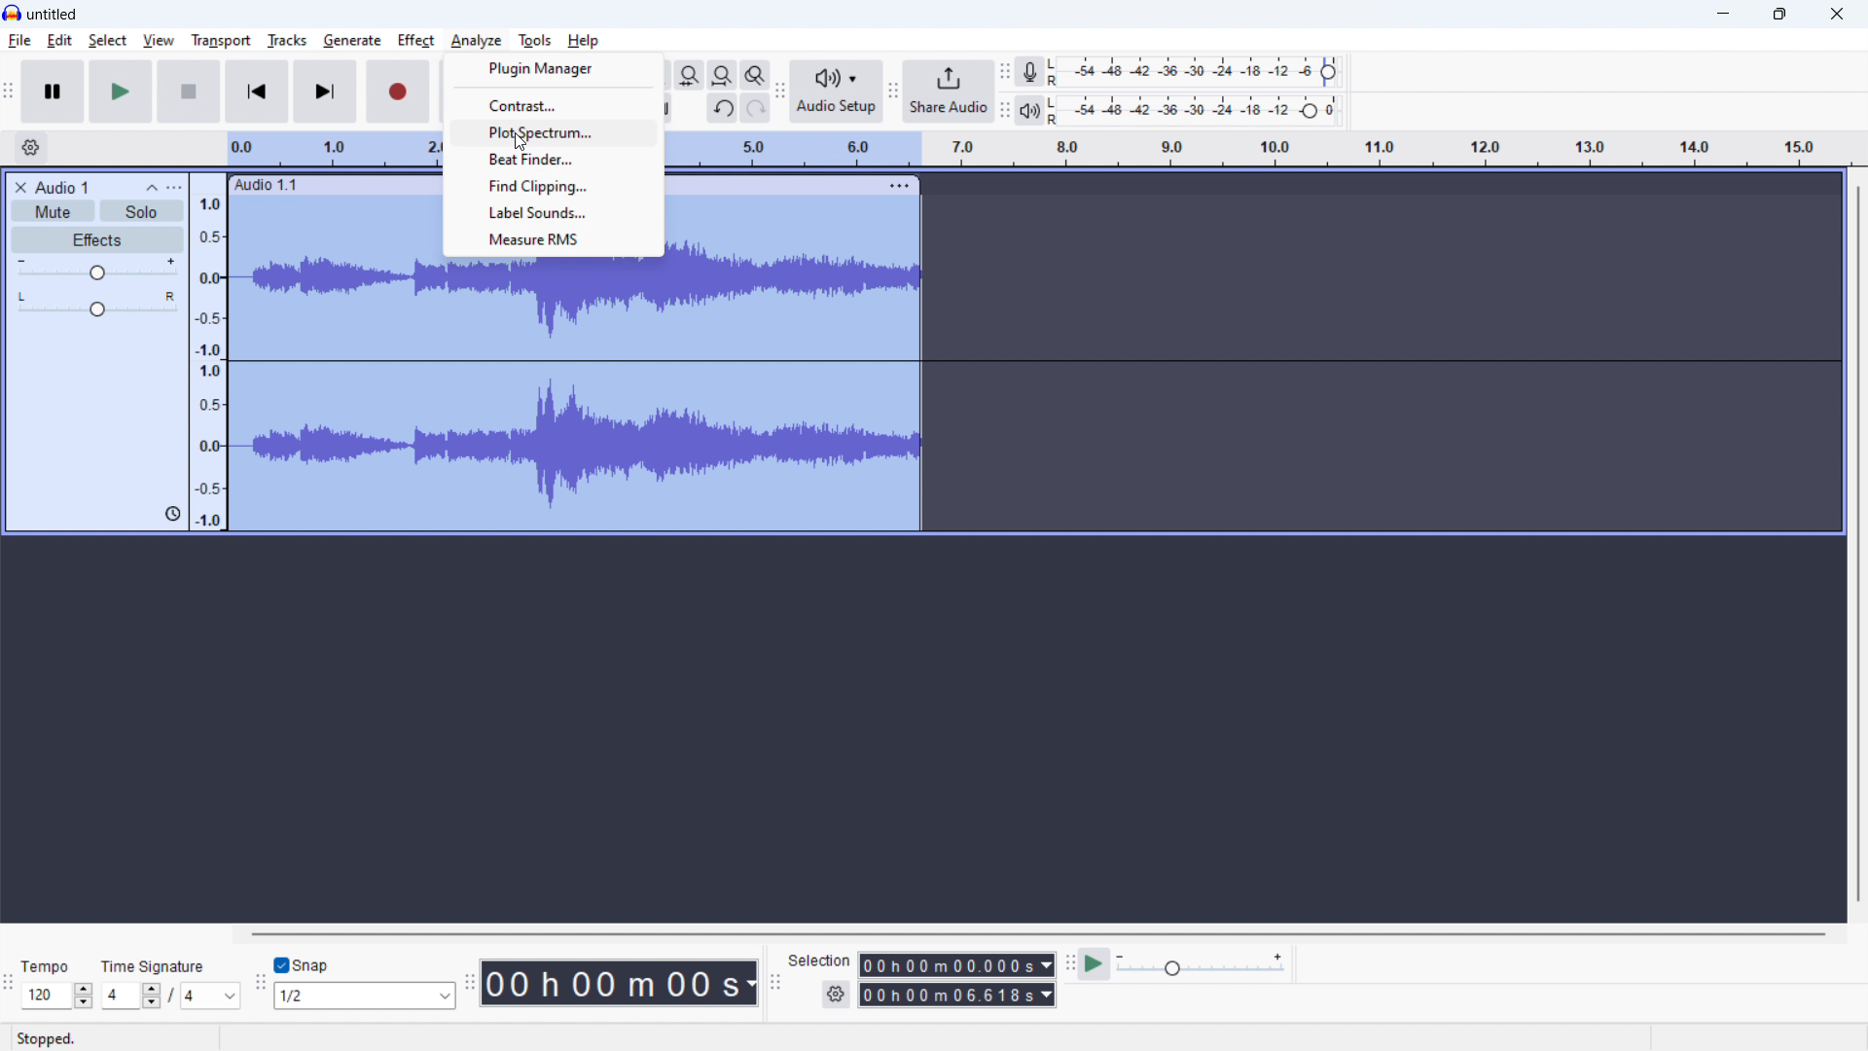 The height and width of the screenshot is (1051, 1868). Describe the element at coordinates (171, 996) in the screenshot. I see `set time signature` at that location.